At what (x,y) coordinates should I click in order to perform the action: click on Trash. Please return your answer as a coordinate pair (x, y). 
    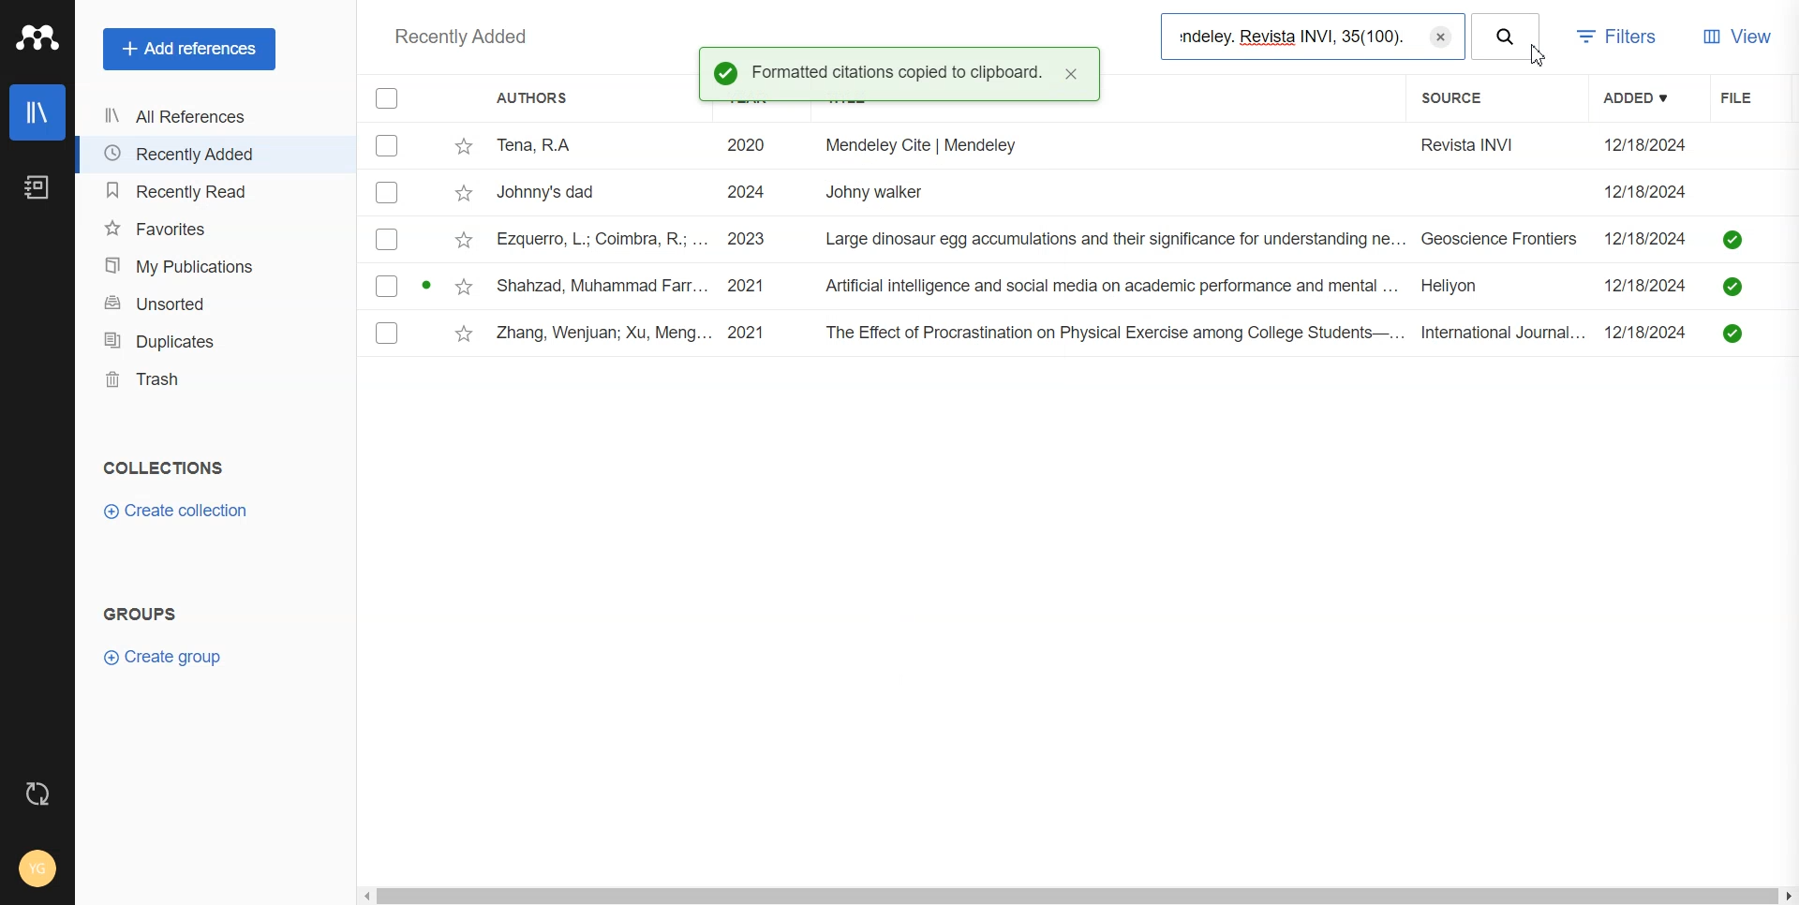
    Looking at the image, I should click on (216, 378).